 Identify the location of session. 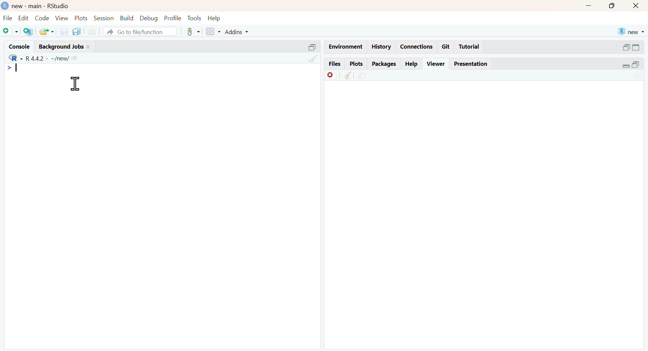
(104, 18).